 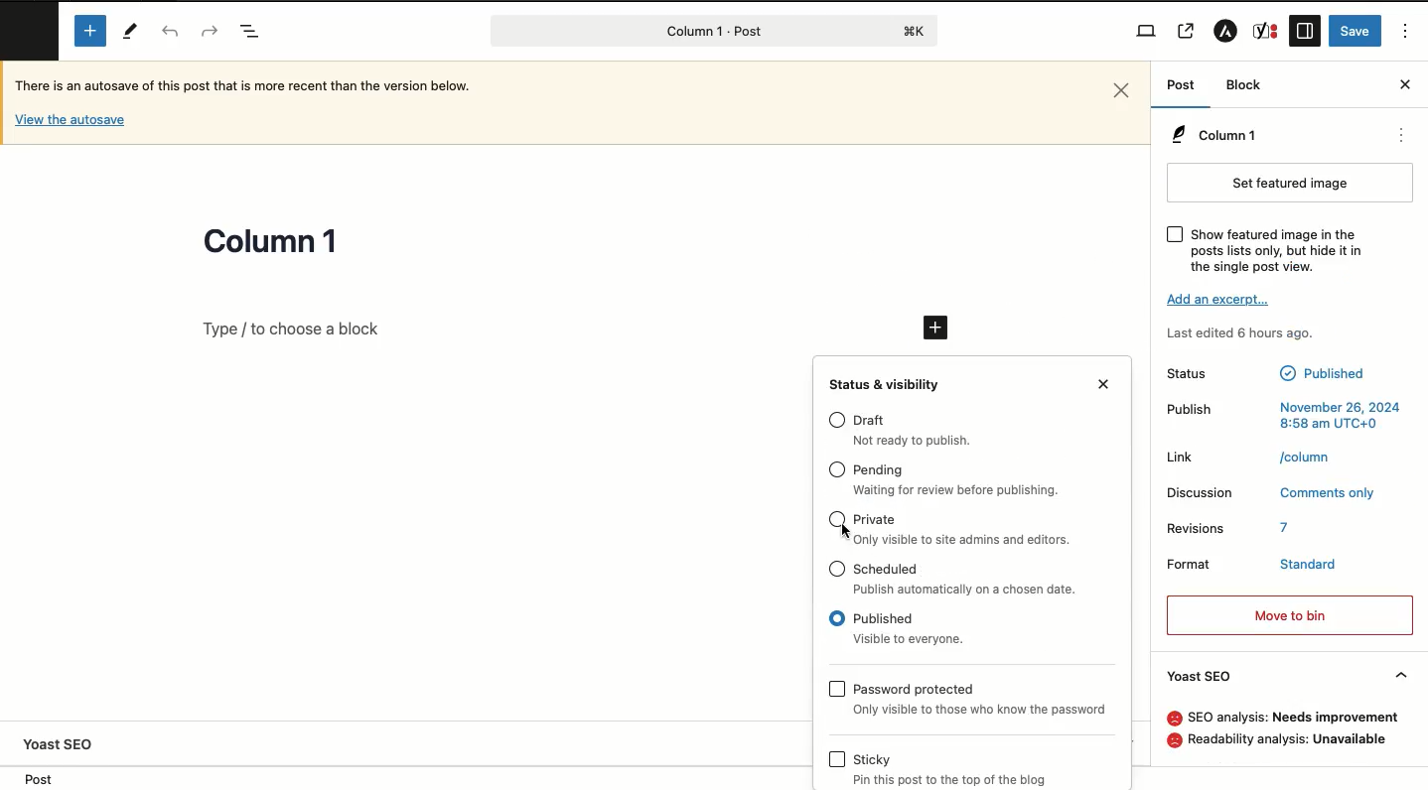 What do you see at coordinates (916, 31) in the screenshot?
I see `command+K` at bounding box center [916, 31].